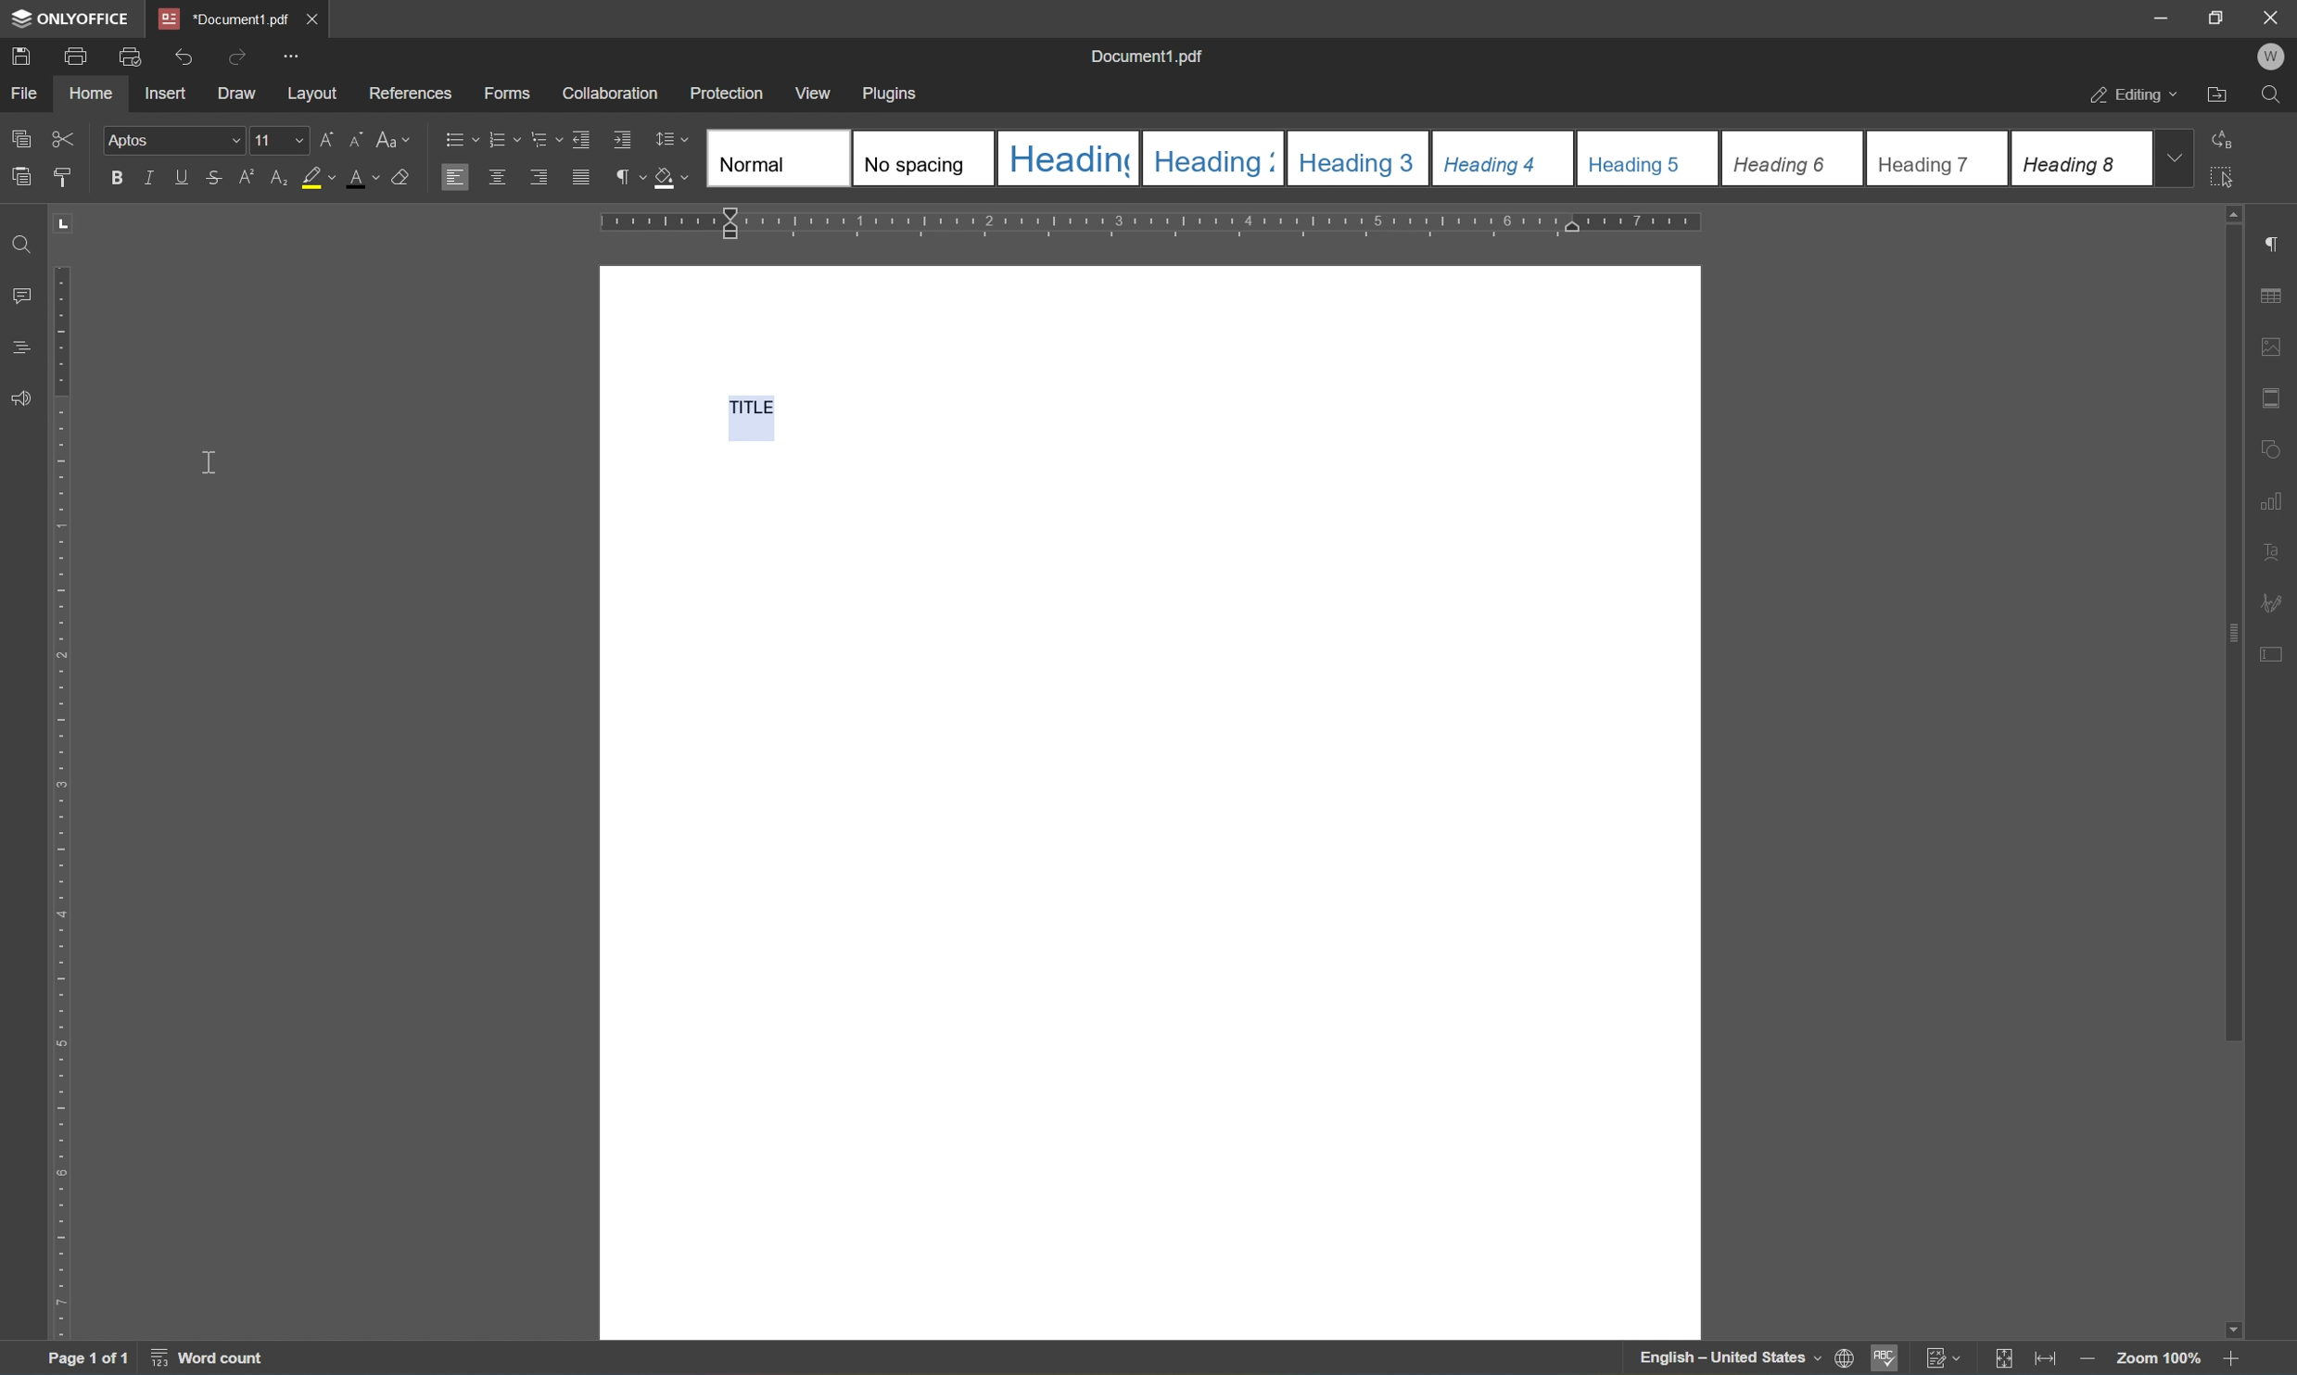 Image resolution: width=2297 pixels, height=1375 pixels. What do you see at coordinates (65, 174) in the screenshot?
I see `copy style` at bounding box center [65, 174].